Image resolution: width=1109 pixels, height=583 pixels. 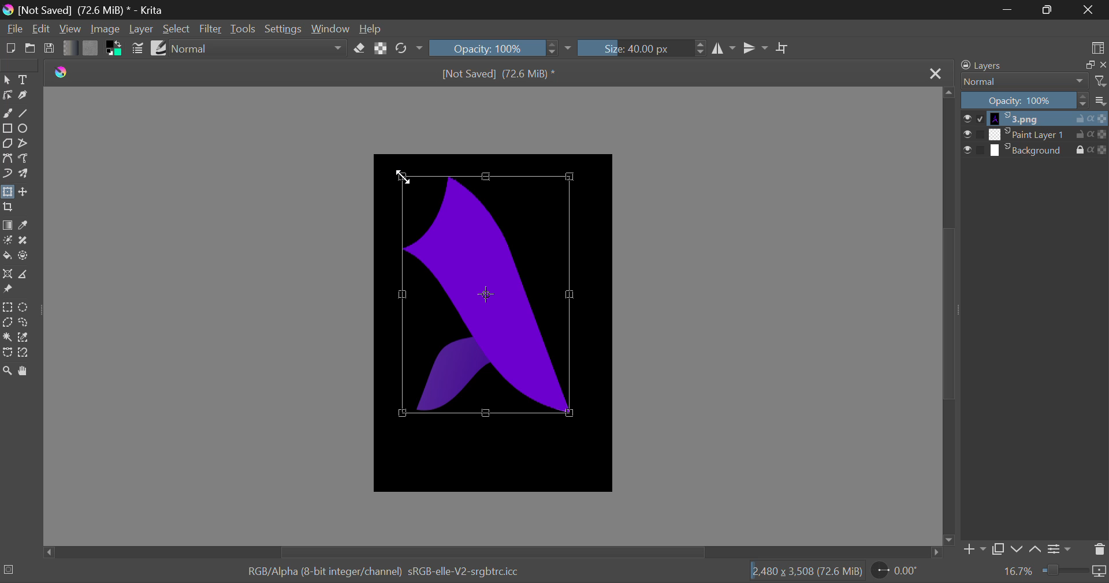 What do you see at coordinates (50, 48) in the screenshot?
I see `Save` at bounding box center [50, 48].